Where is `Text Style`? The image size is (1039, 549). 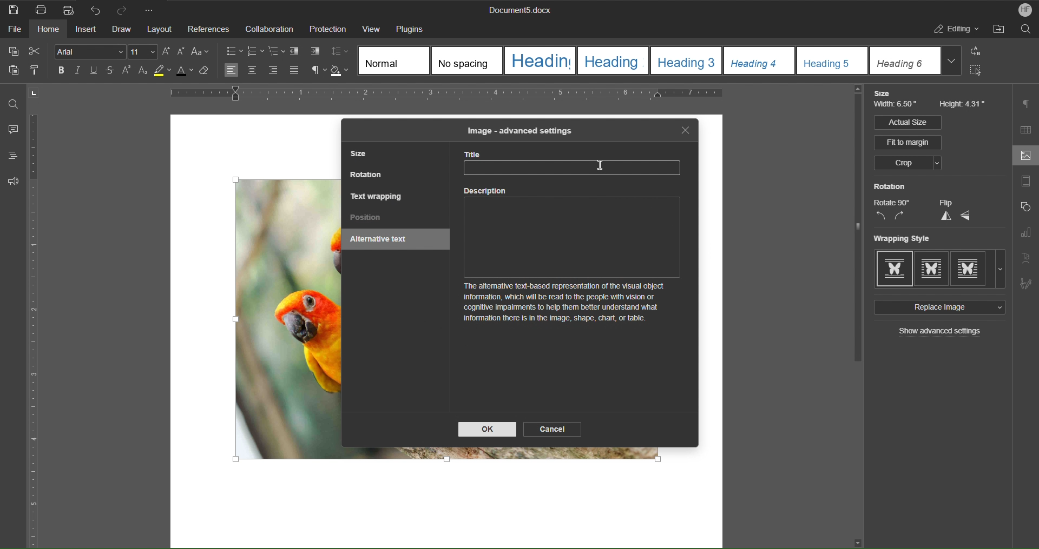
Text Style is located at coordinates (661, 61).